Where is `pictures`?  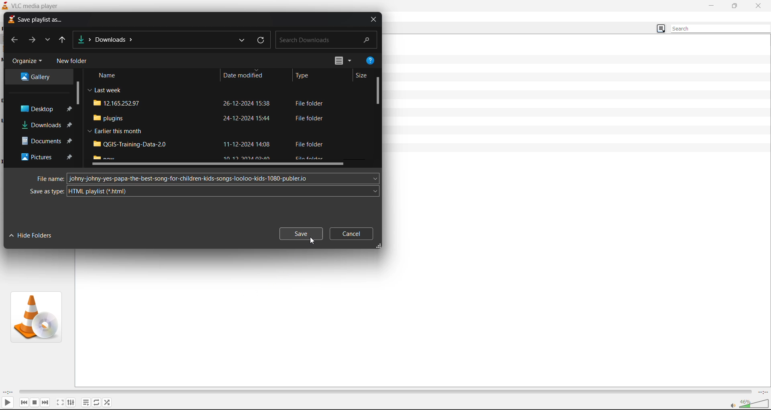 pictures is located at coordinates (47, 159).